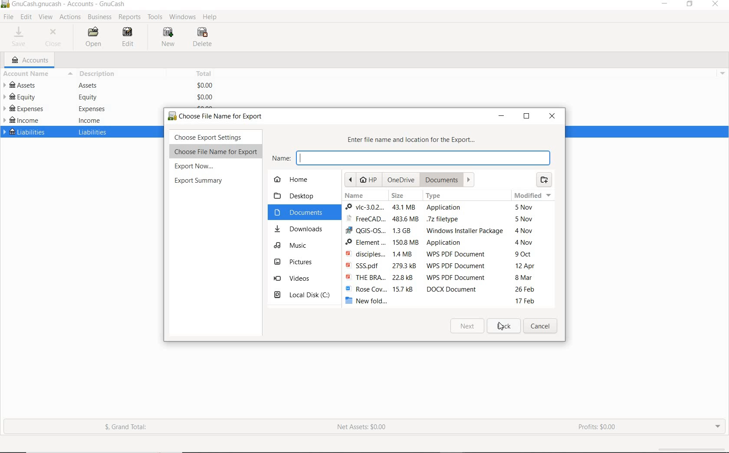 This screenshot has width=729, height=453. I want to click on local disk c, so click(302, 295).